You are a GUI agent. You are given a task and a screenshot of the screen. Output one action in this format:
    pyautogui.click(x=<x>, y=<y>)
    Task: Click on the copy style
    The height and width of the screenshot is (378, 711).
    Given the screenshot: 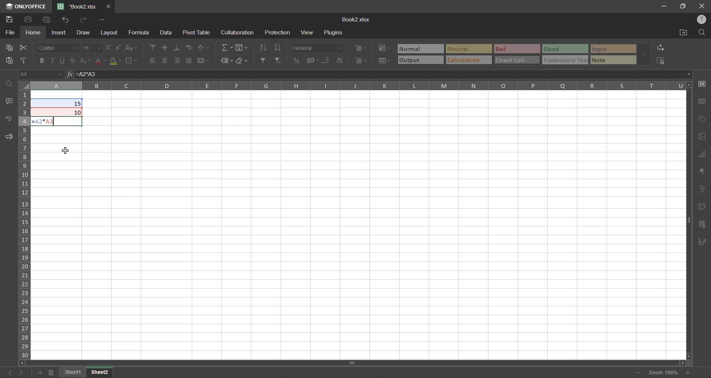 What is the action you would take?
    pyautogui.click(x=22, y=61)
    